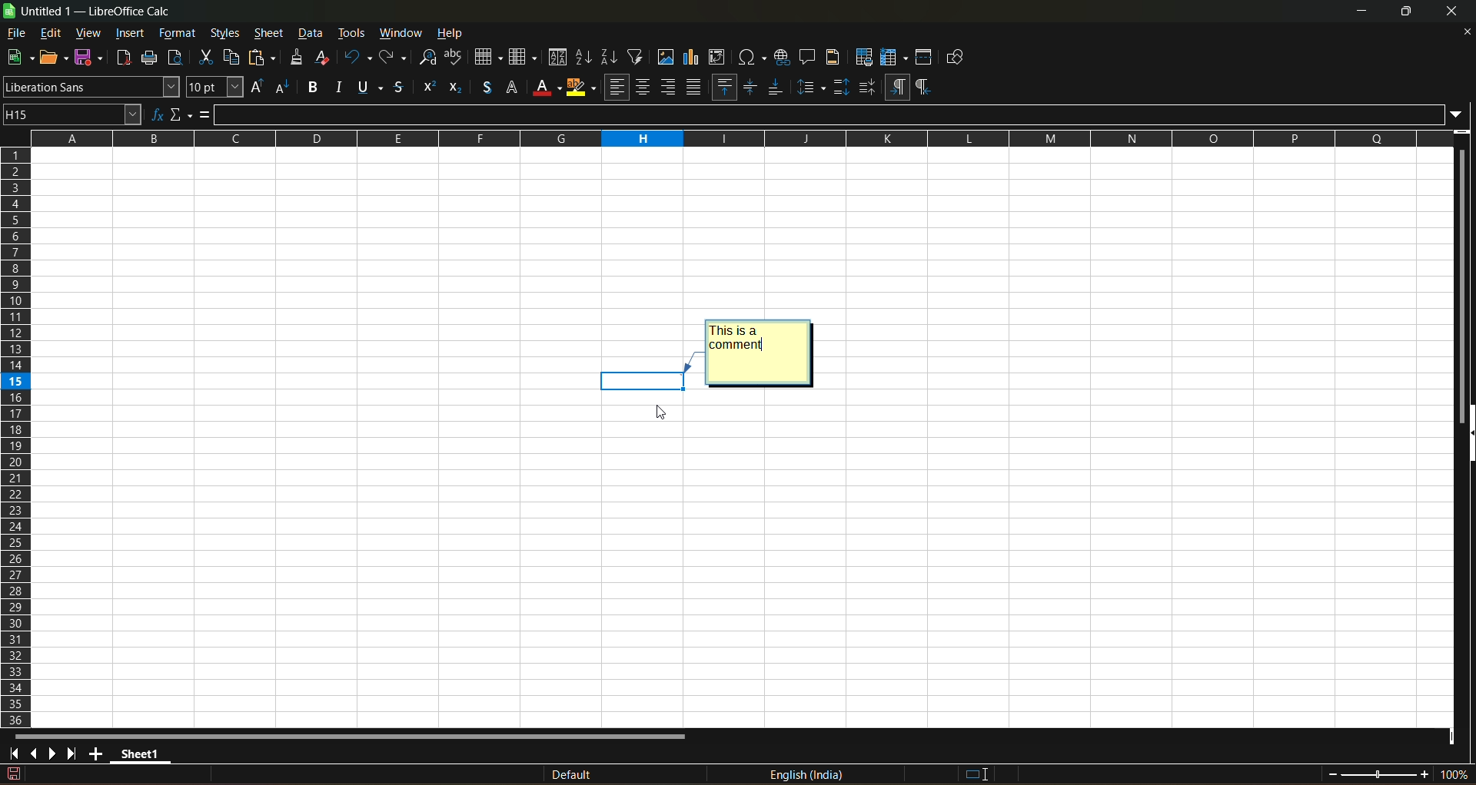 This screenshot has width=1476, height=785. I want to click on  cell, so click(641, 381).